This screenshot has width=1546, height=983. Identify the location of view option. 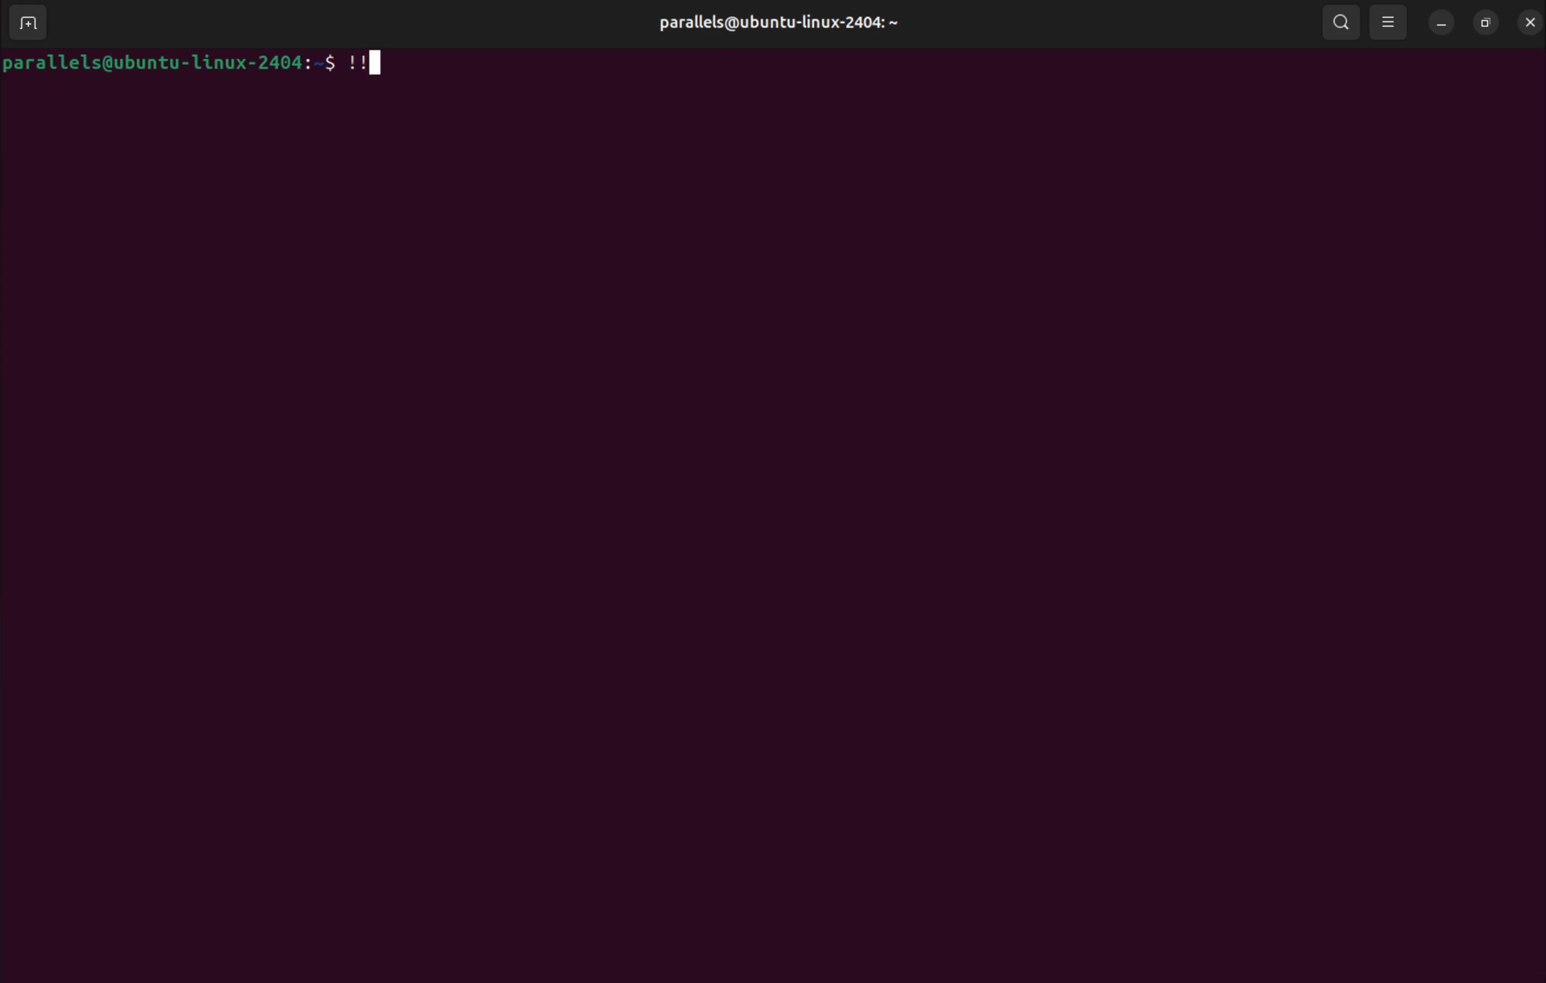
(1391, 24).